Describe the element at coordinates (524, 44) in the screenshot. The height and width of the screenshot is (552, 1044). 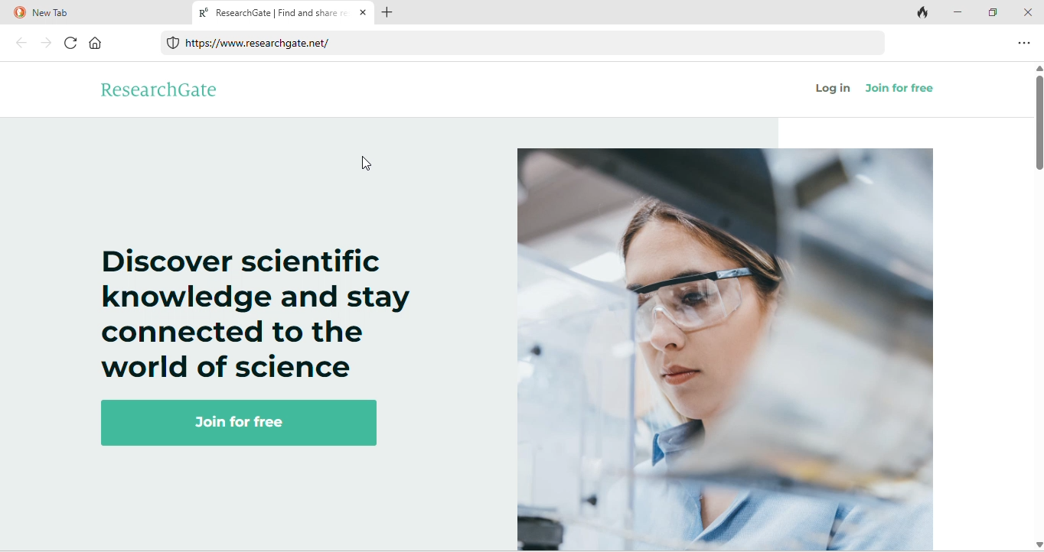
I see `search bar` at that location.